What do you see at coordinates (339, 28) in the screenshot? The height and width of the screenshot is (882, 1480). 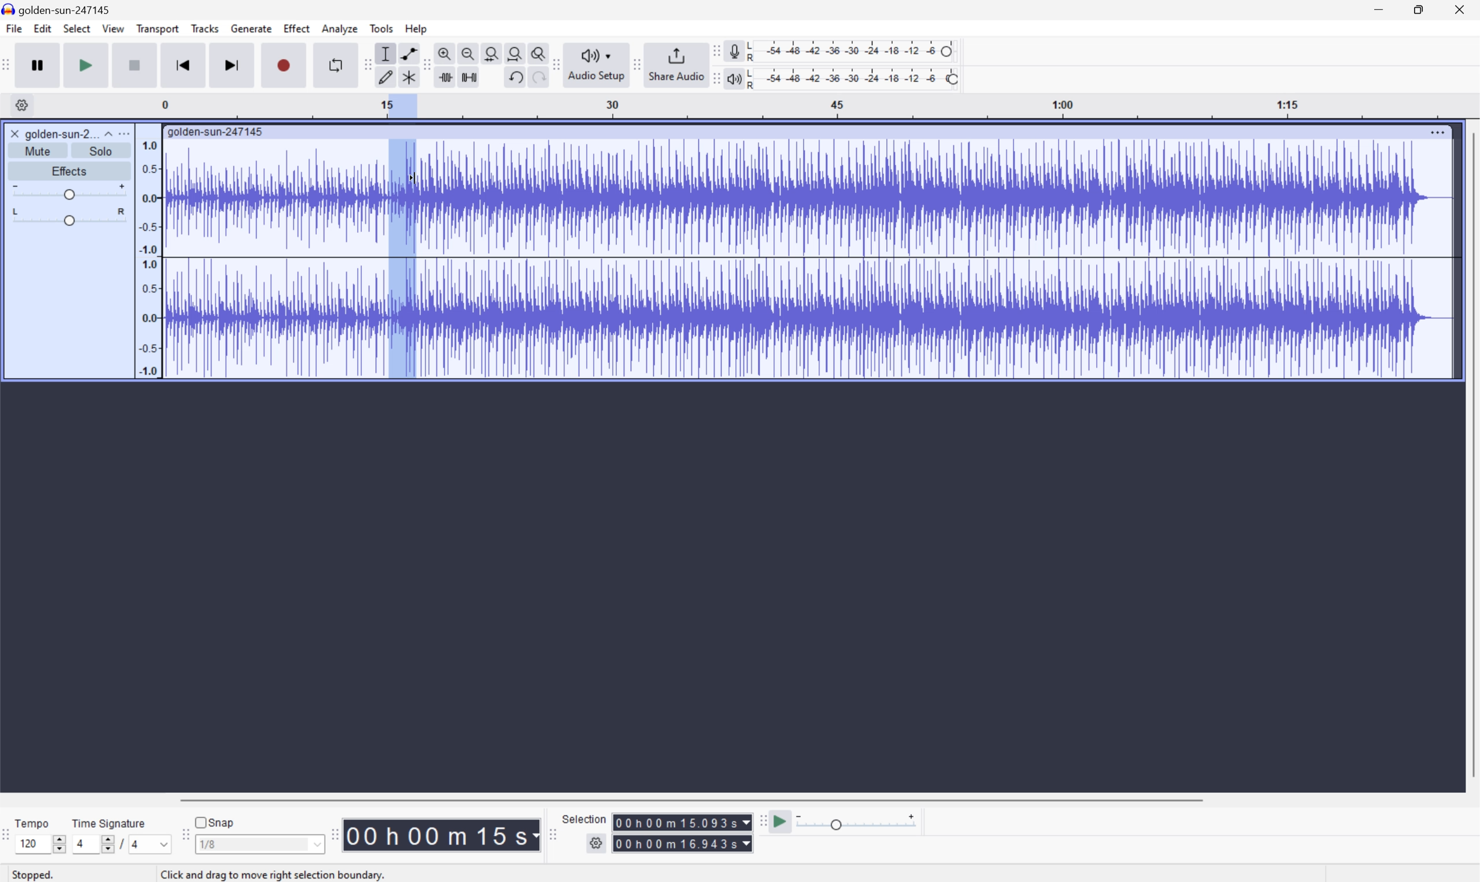 I see `Analyze` at bounding box center [339, 28].